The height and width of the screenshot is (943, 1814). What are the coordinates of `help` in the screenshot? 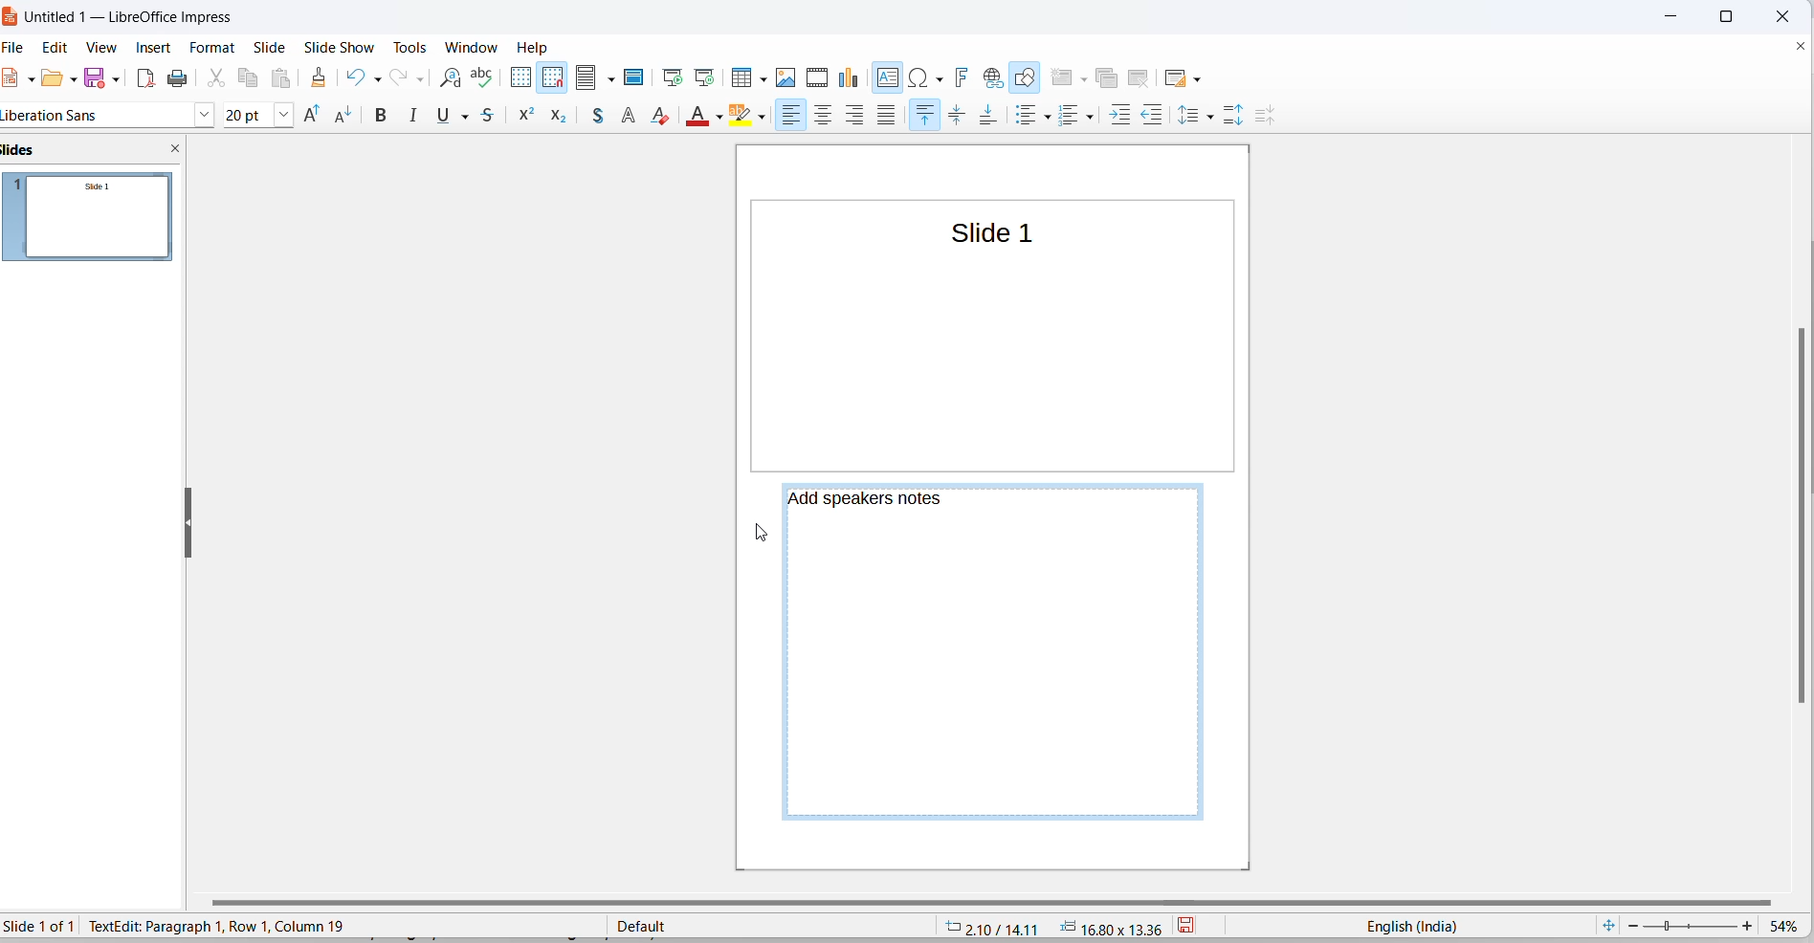 It's located at (534, 47).